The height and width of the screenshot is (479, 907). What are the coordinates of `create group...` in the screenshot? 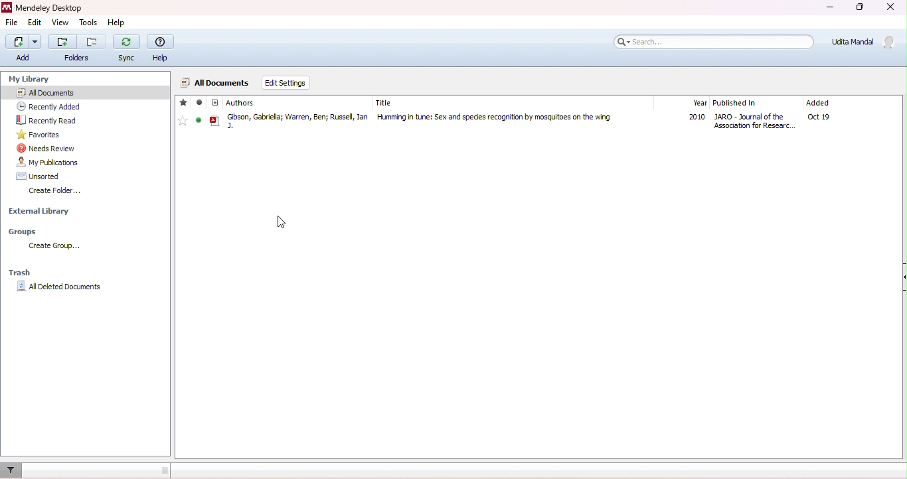 It's located at (57, 247).